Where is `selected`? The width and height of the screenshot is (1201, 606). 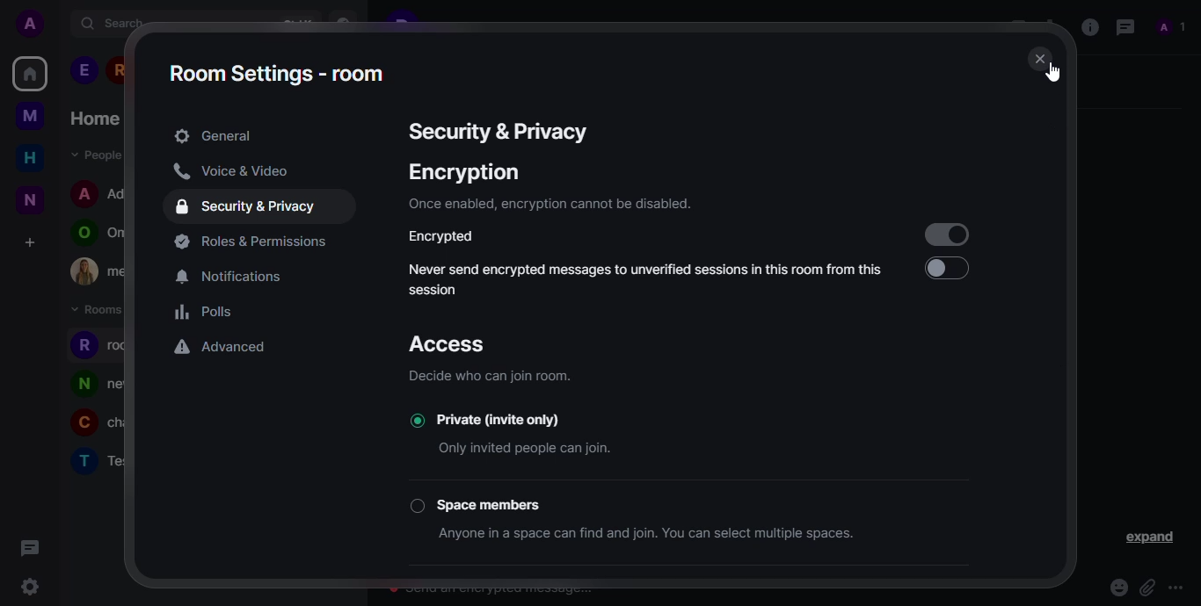 selected is located at coordinates (413, 420).